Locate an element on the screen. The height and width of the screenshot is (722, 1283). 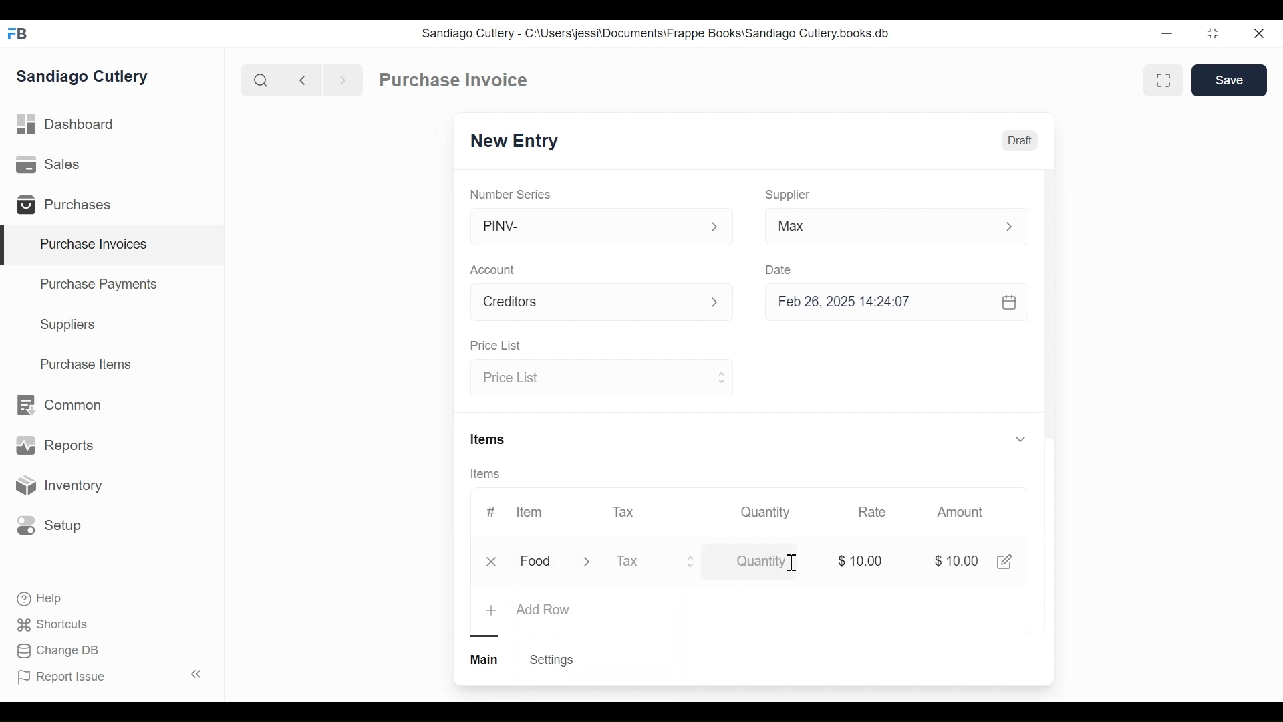
Price List is located at coordinates (494, 346).